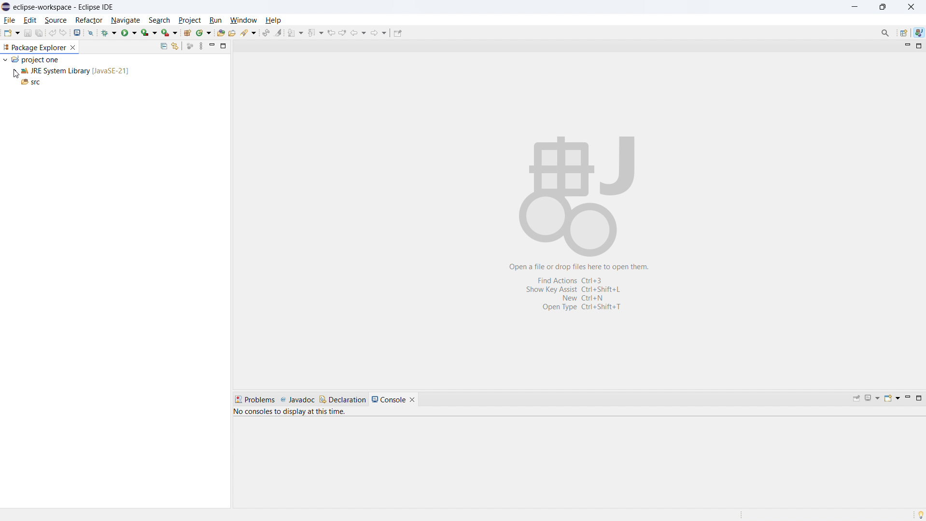 The image size is (926, 521). I want to click on debug, so click(108, 34).